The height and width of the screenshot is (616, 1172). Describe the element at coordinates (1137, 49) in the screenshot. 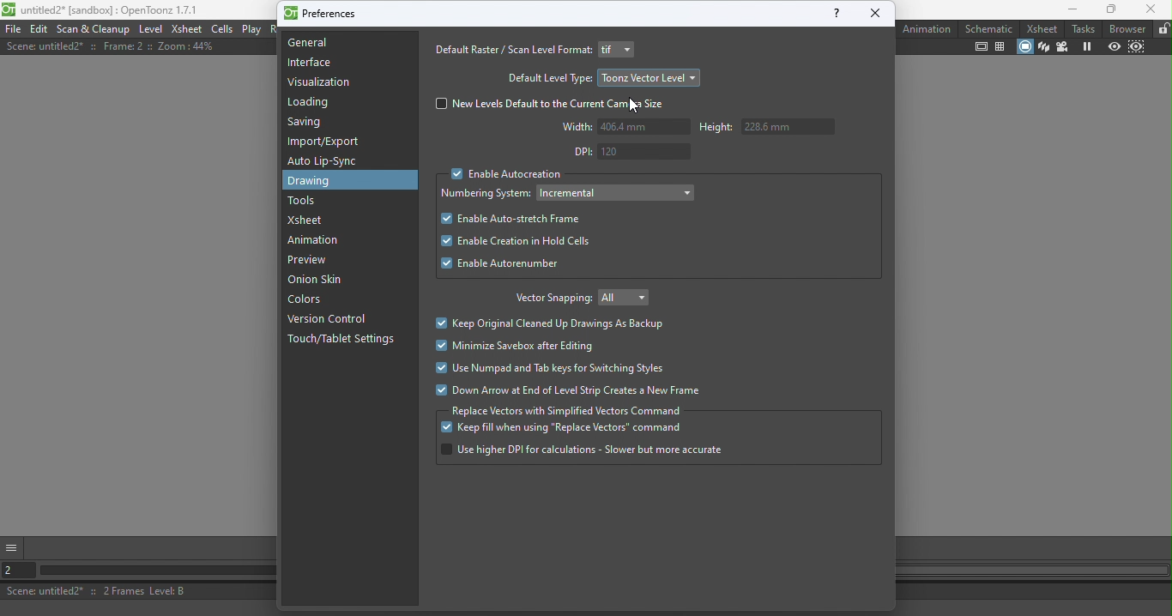

I see `Sub-camera preview` at that location.